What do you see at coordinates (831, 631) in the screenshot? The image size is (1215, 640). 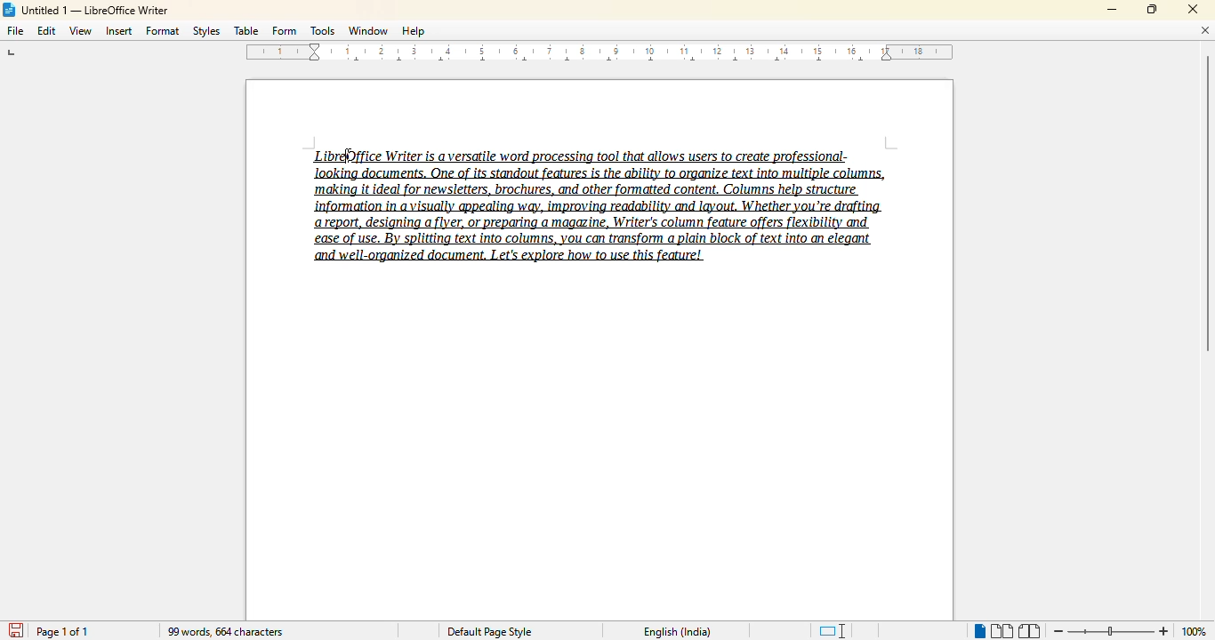 I see `standard selection` at bounding box center [831, 631].